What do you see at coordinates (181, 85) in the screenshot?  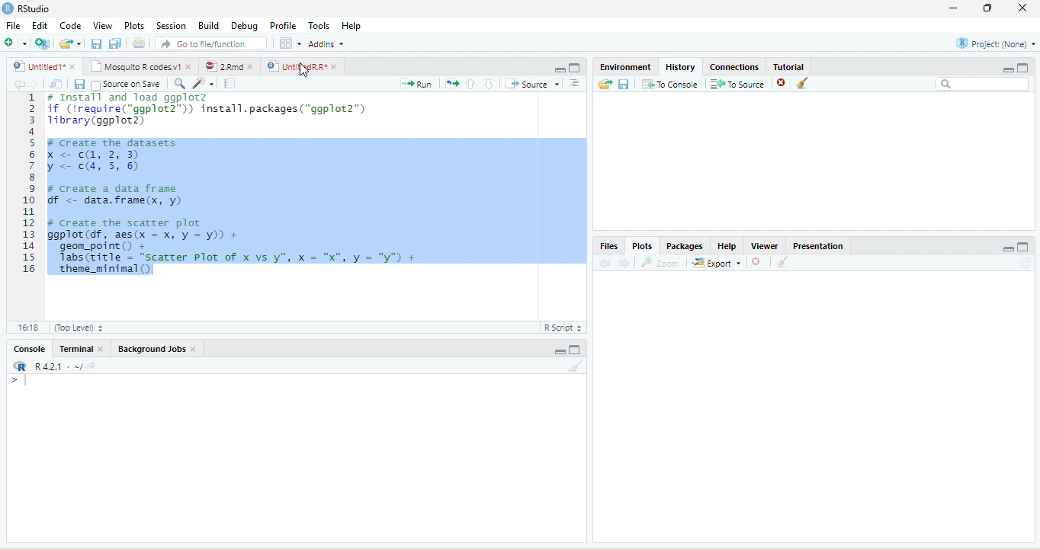 I see `Find/Replace` at bounding box center [181, 85].